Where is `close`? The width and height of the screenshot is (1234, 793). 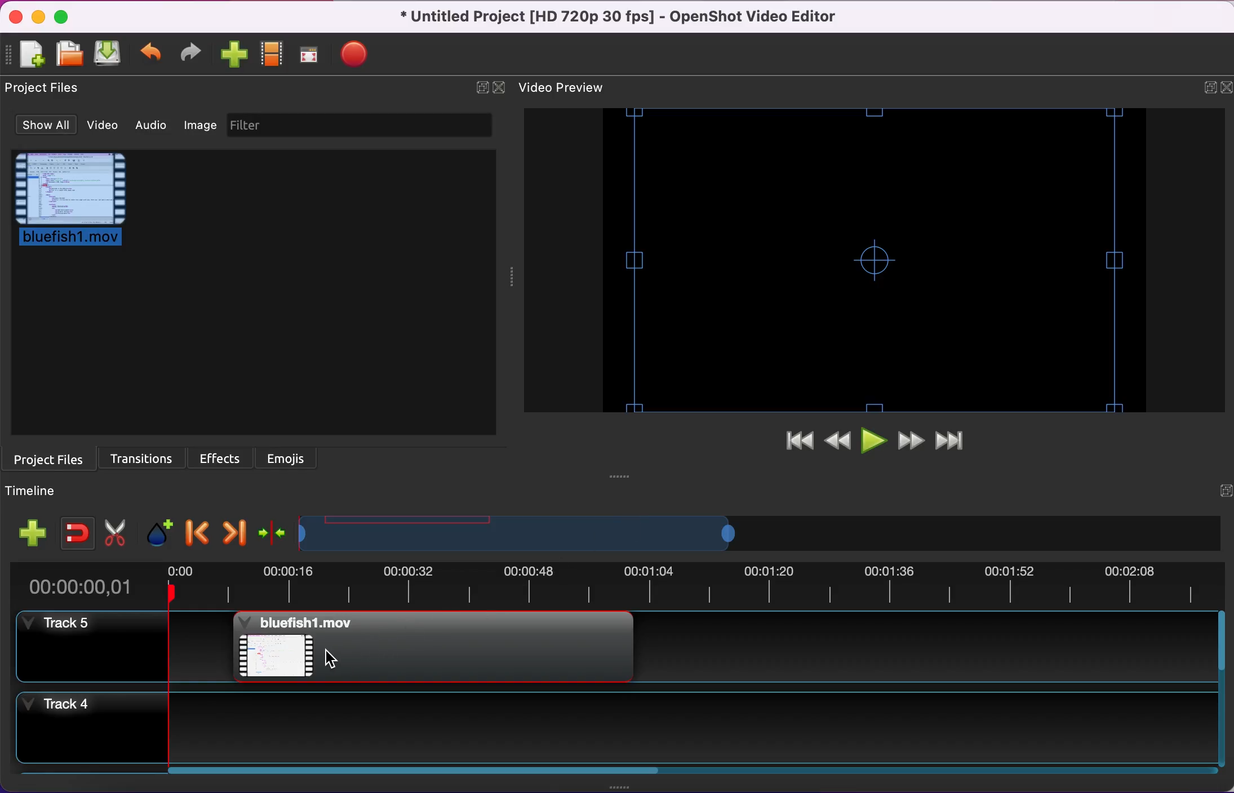
close is located at coordinates (1226, 88).